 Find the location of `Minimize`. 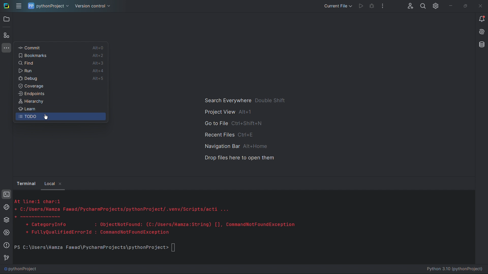

Minimize is located at coordinates (451, 4).